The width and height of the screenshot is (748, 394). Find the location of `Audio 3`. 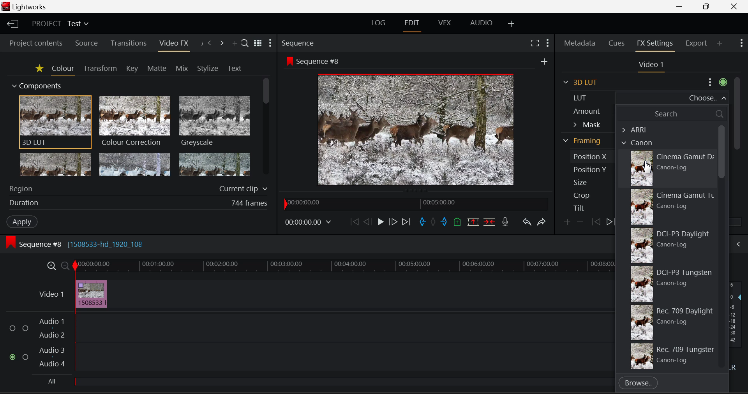

Audio 3 is located at coordinates (53, 350).